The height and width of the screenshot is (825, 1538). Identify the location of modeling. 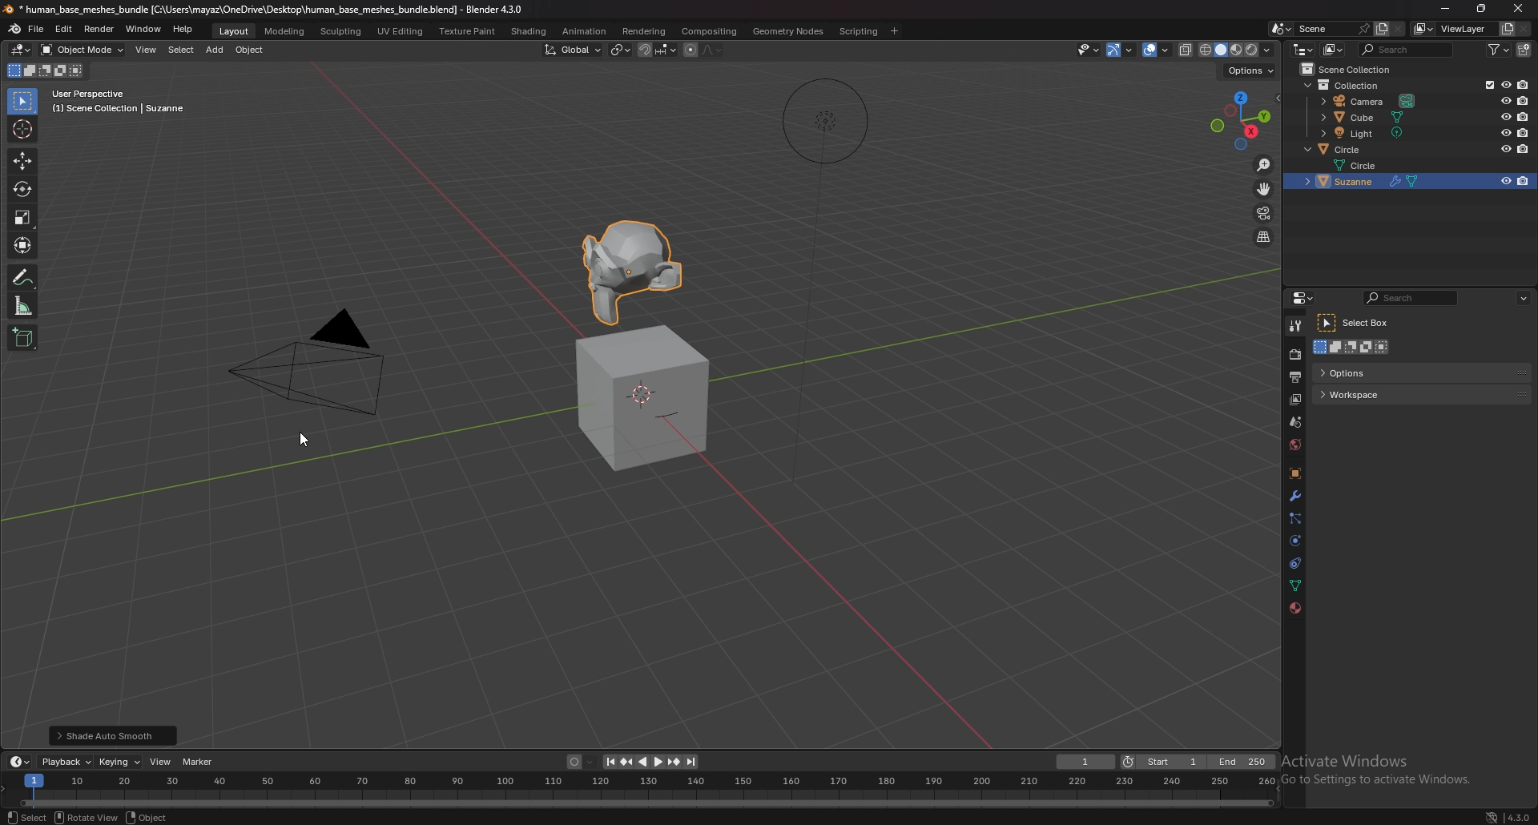
(286, 30).